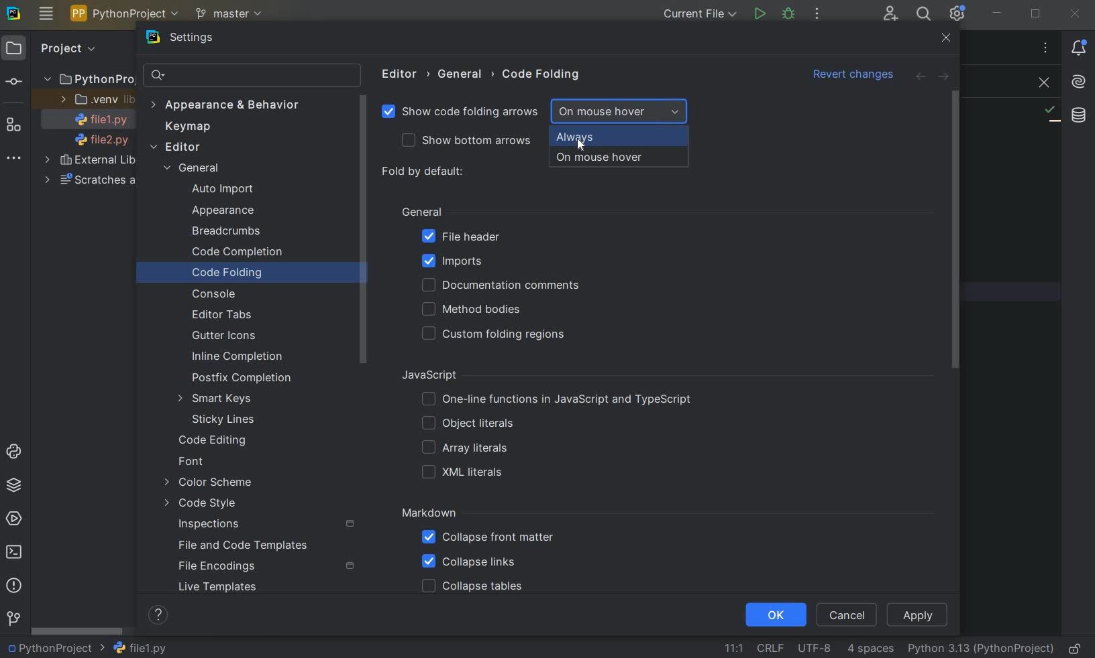 This screenshot has height=658, width=1095. I want to click on COLLAPSE TABLES, so click(472, 587).